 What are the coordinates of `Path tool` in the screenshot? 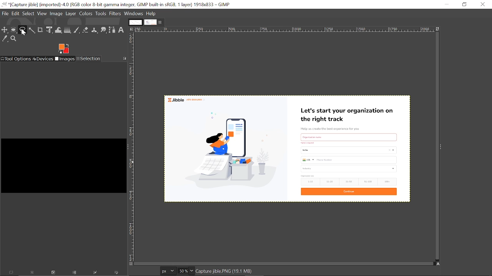 It's located at (113, 30).